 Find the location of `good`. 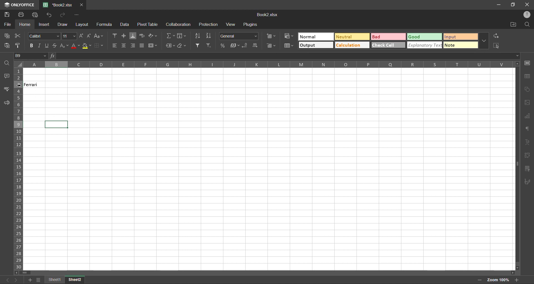

good is located at coordinates (424, 37).